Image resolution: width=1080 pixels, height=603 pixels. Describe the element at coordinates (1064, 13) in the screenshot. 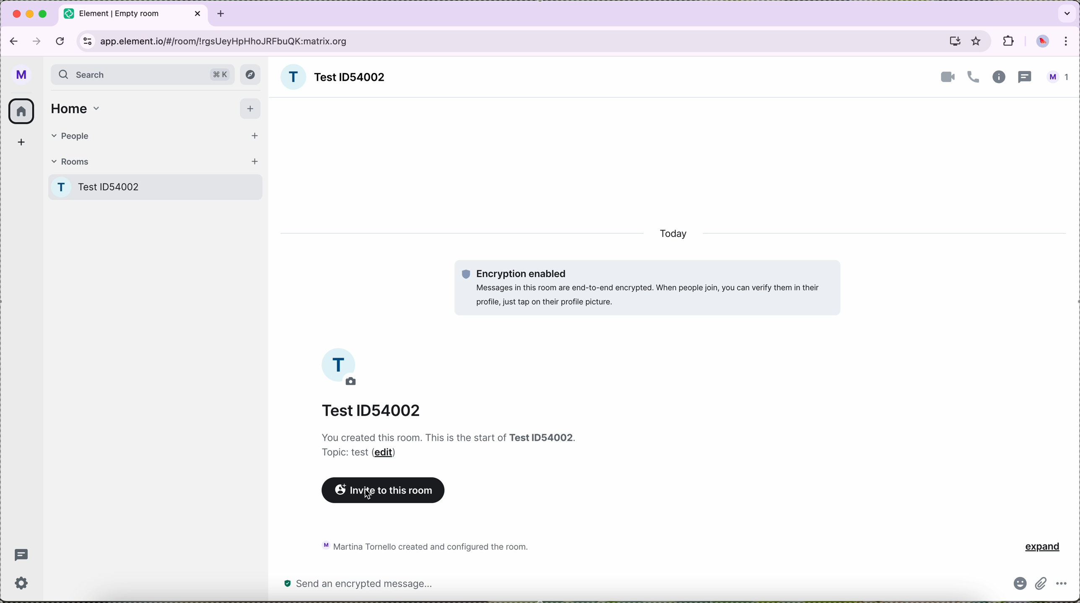

I see `search tabs` at that location.